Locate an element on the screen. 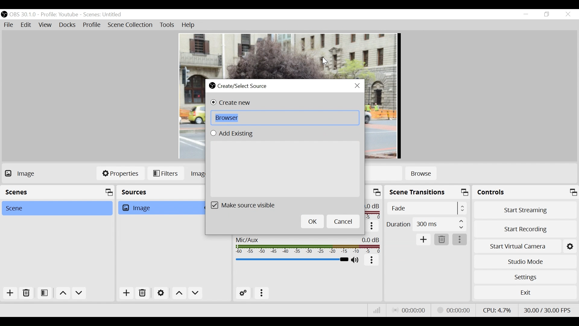 The width and height of the screenshot is (579, 326). Duration is located at coordinates (426, 225).